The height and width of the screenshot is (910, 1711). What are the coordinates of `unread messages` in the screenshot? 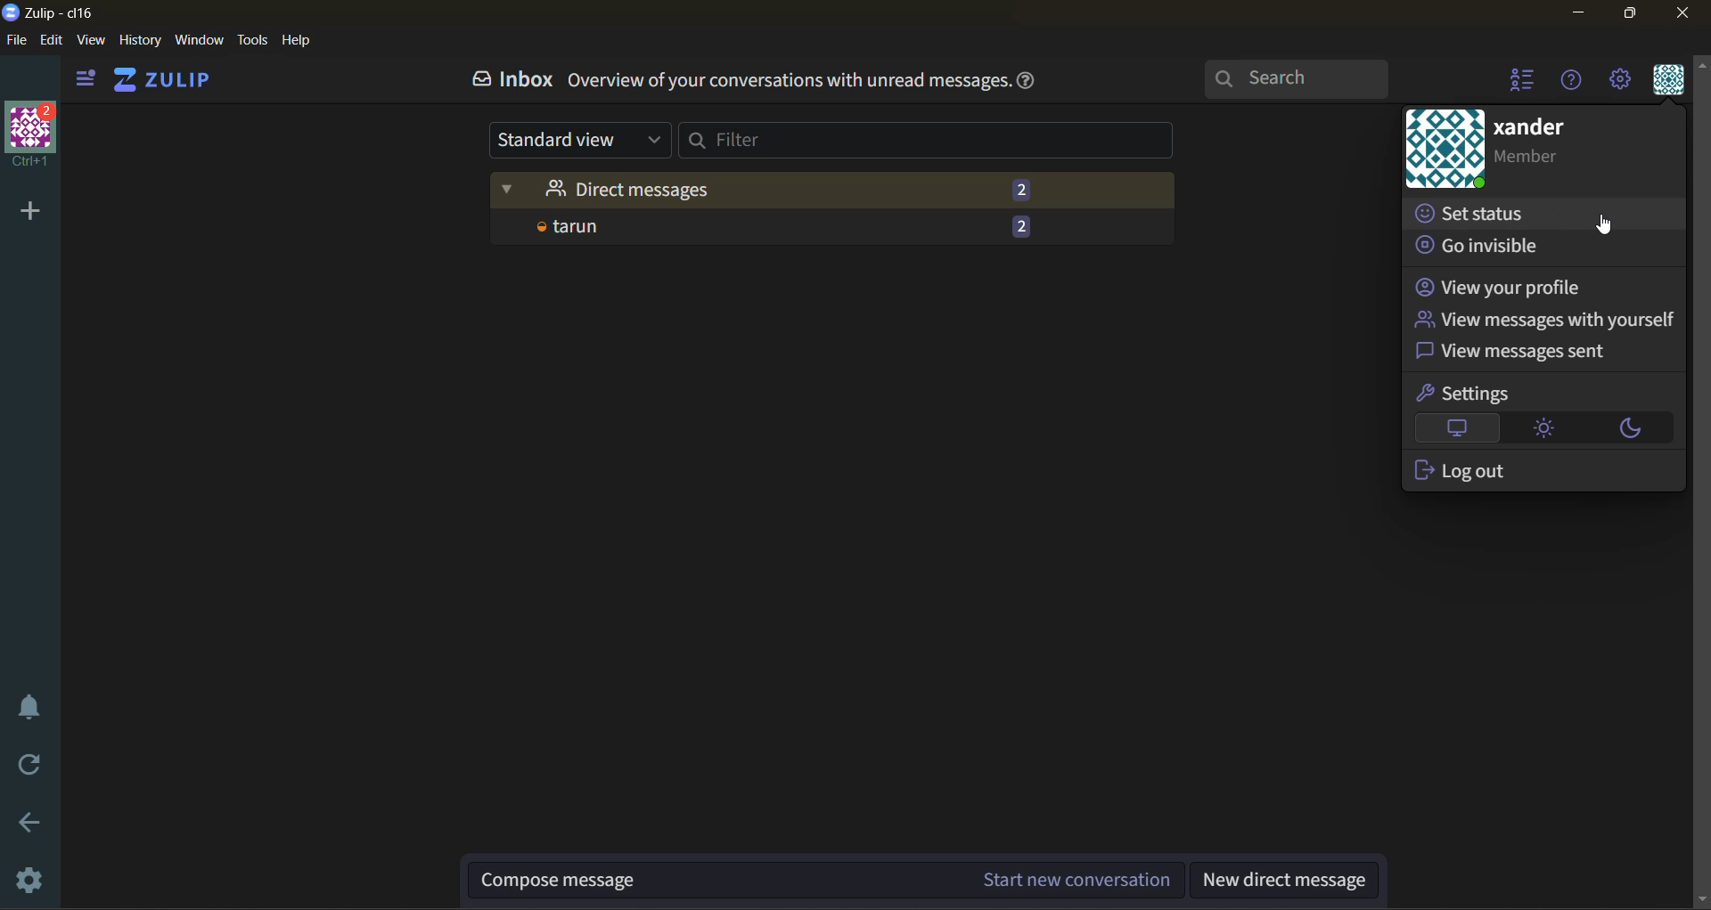 It's located at (834, 184).